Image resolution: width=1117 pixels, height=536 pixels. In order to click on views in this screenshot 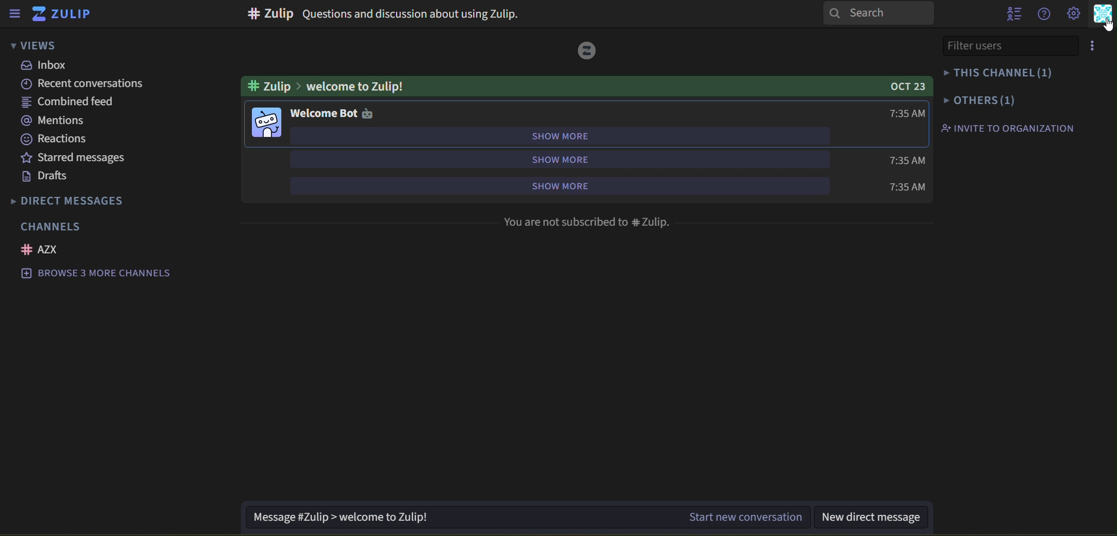, I will do `click(42, 46)`.